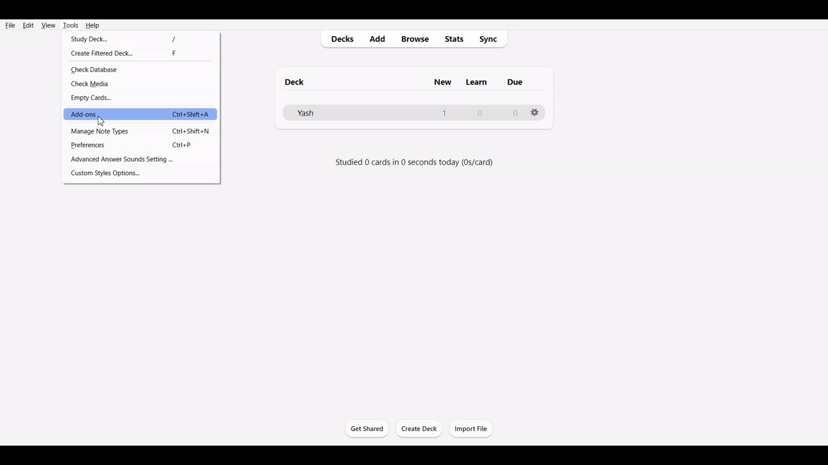 The width and height of the screenshot is (828, 465). I want to click on cursor, so click(100, 121).